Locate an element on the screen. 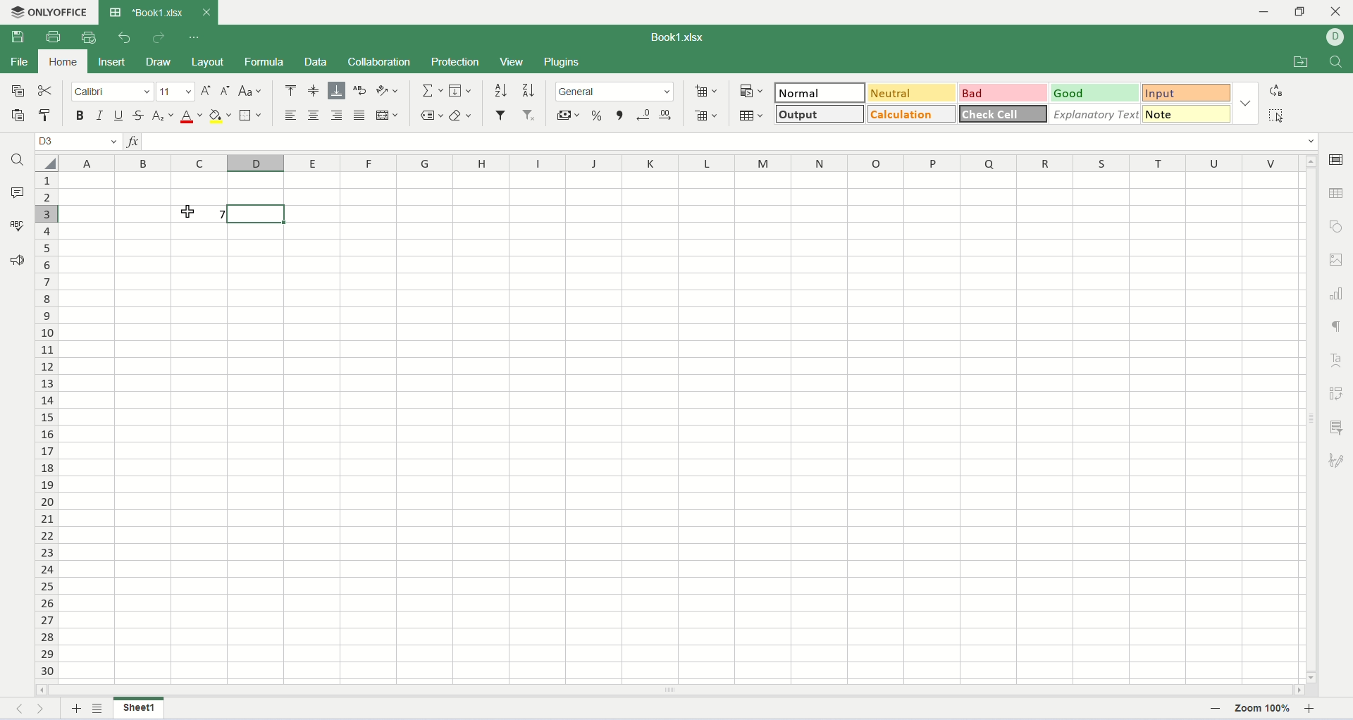 This screenshot has width=1353, height=720. redo is located at coordinates (162, 38).